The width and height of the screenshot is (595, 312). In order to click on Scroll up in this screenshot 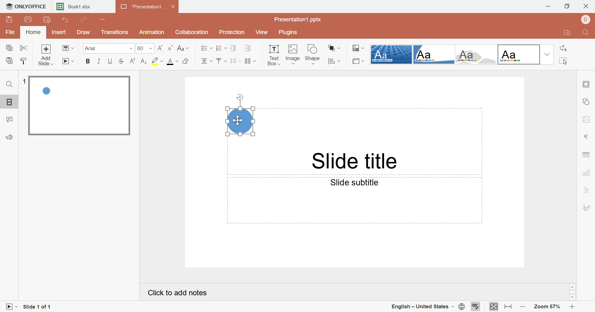, I will do `click(572, 287)`.